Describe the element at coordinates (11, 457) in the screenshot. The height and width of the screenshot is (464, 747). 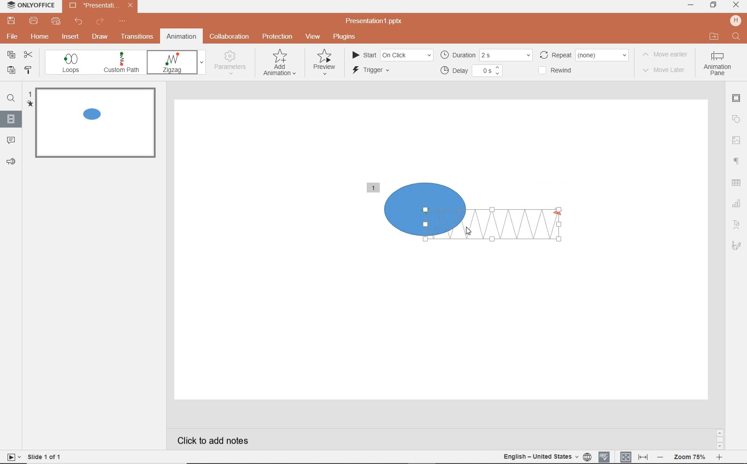
I see `start slide show` at that location.